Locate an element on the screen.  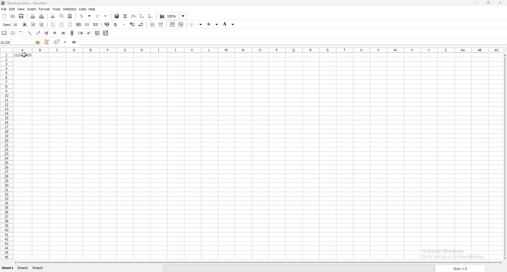
sum is located at coordinates (461, 269).